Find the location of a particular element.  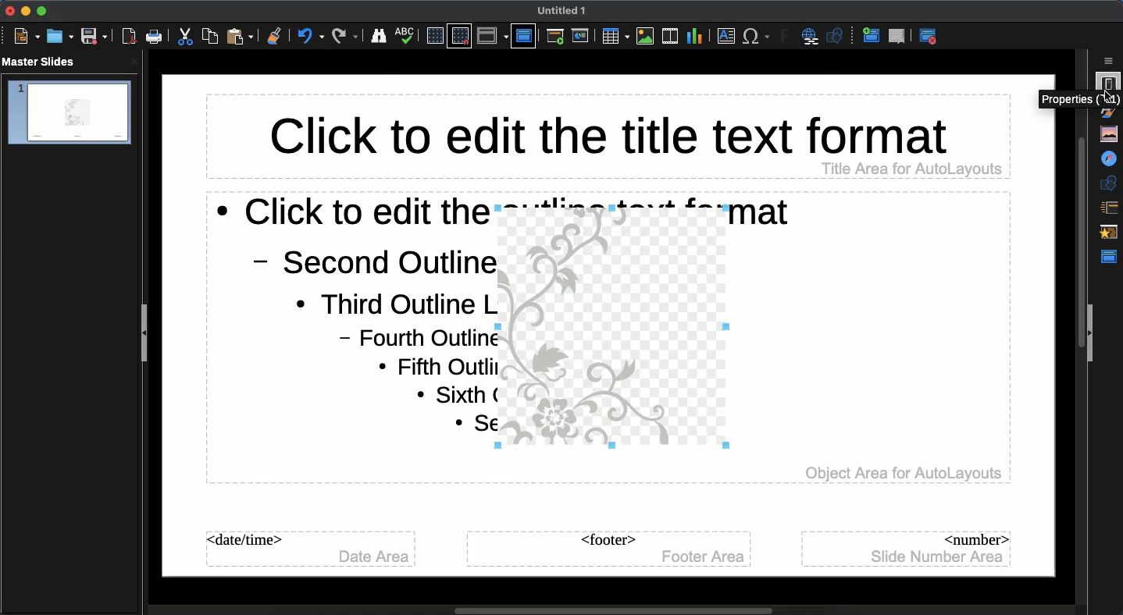

Undo is located at coordinates (310, 36).